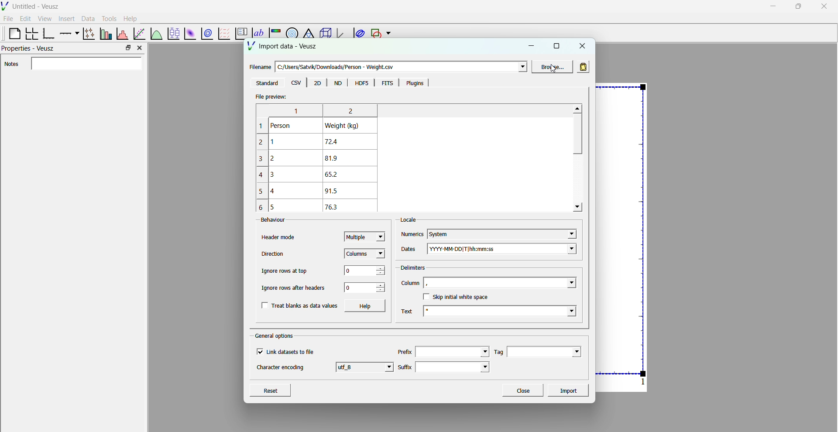 This screenshot has width=838, height=432. I want to click on close, so click(583, 45).